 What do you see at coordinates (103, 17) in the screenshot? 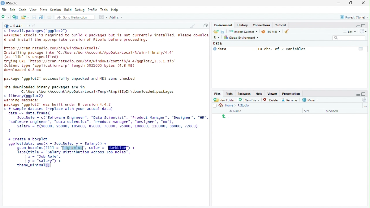
I see `workspace panes` at bounding box center [103, 17].